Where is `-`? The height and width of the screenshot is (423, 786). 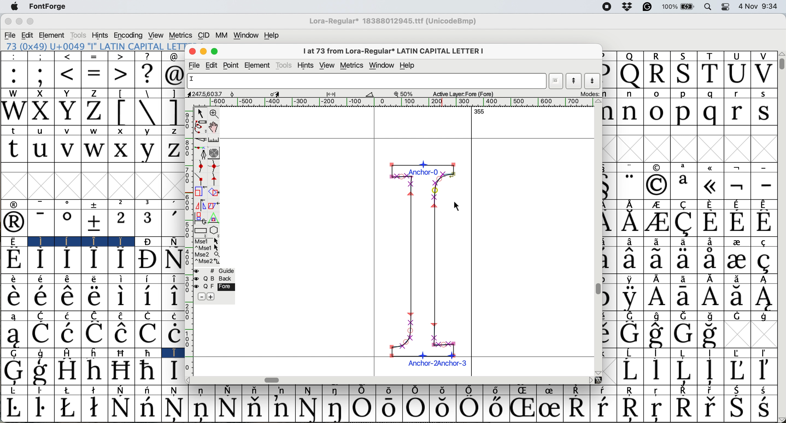 - is located at coordinates (765, 166).